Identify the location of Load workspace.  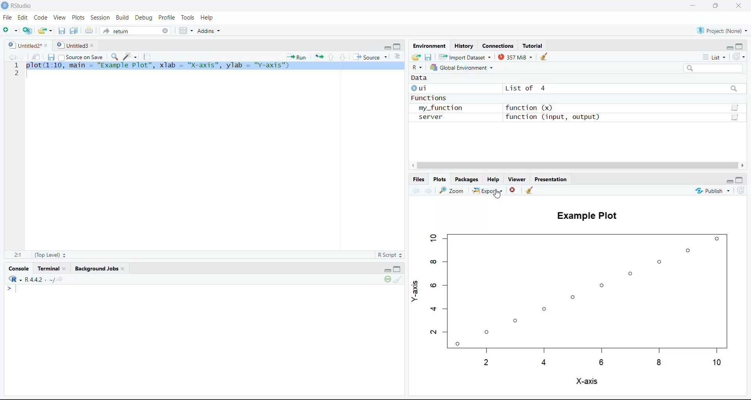
(416, 57).